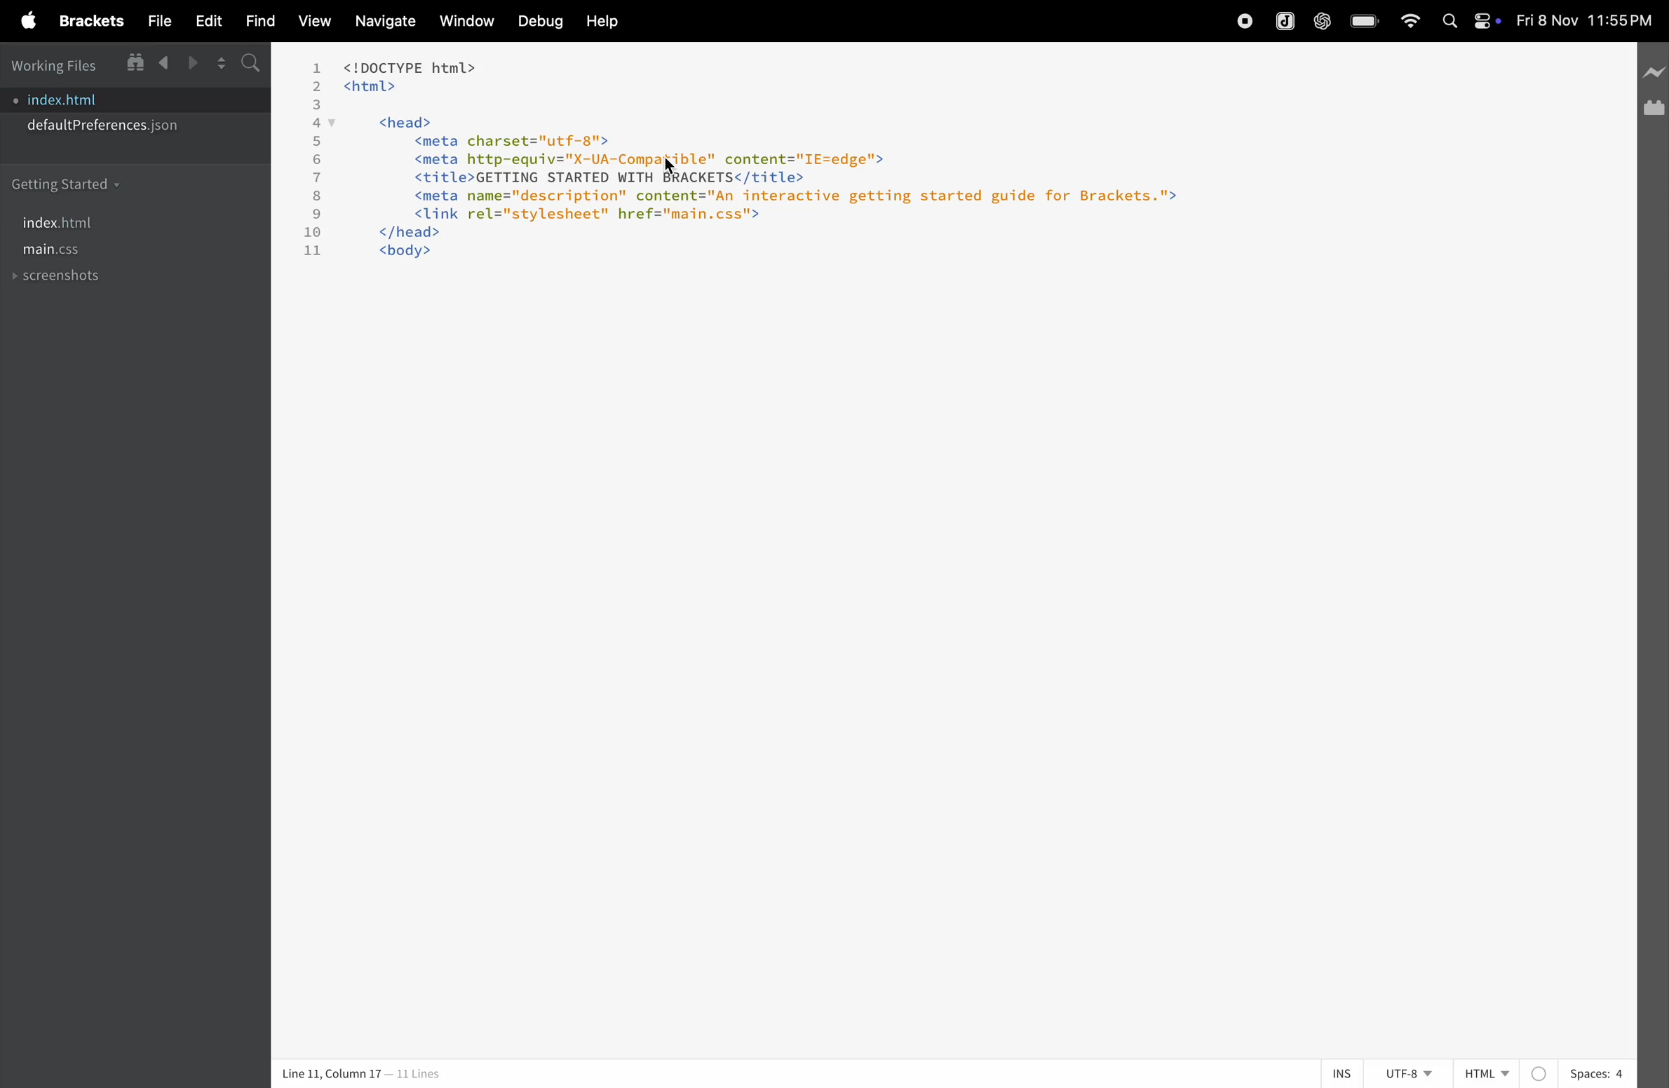  Describe the element at coordinates (360, 1074) in the screenshot. I see `line 11, column 17 - 11 lines` at that location.